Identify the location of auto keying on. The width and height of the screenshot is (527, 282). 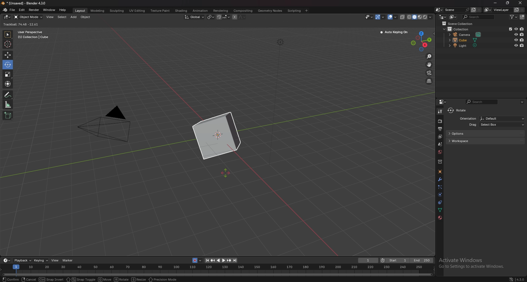
(394, 32).